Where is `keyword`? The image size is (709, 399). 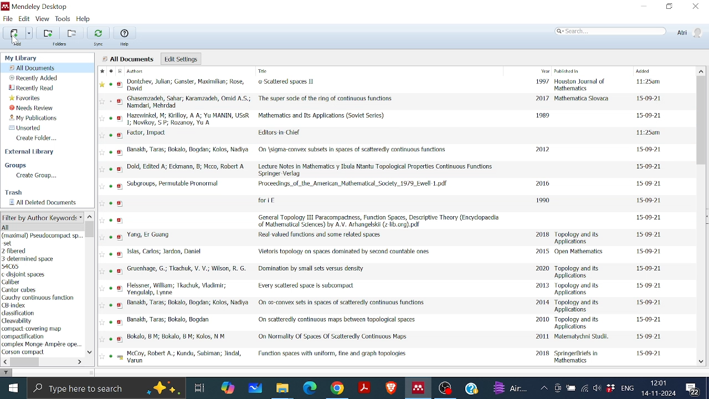
keyword is located at coordinates (34, 329).